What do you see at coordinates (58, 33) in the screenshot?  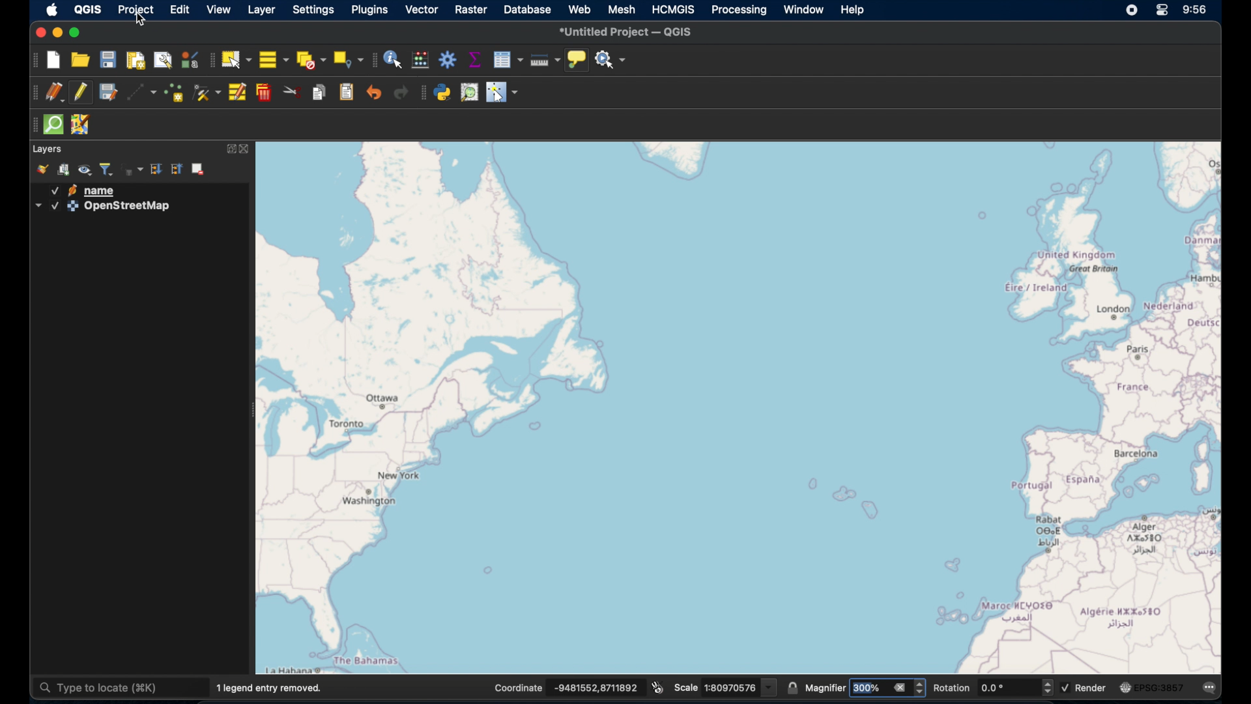 I see `minimize` at bounding box center [58, 33].